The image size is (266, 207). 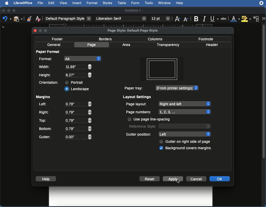 I want to click on undo, so click(x=6, y=20).